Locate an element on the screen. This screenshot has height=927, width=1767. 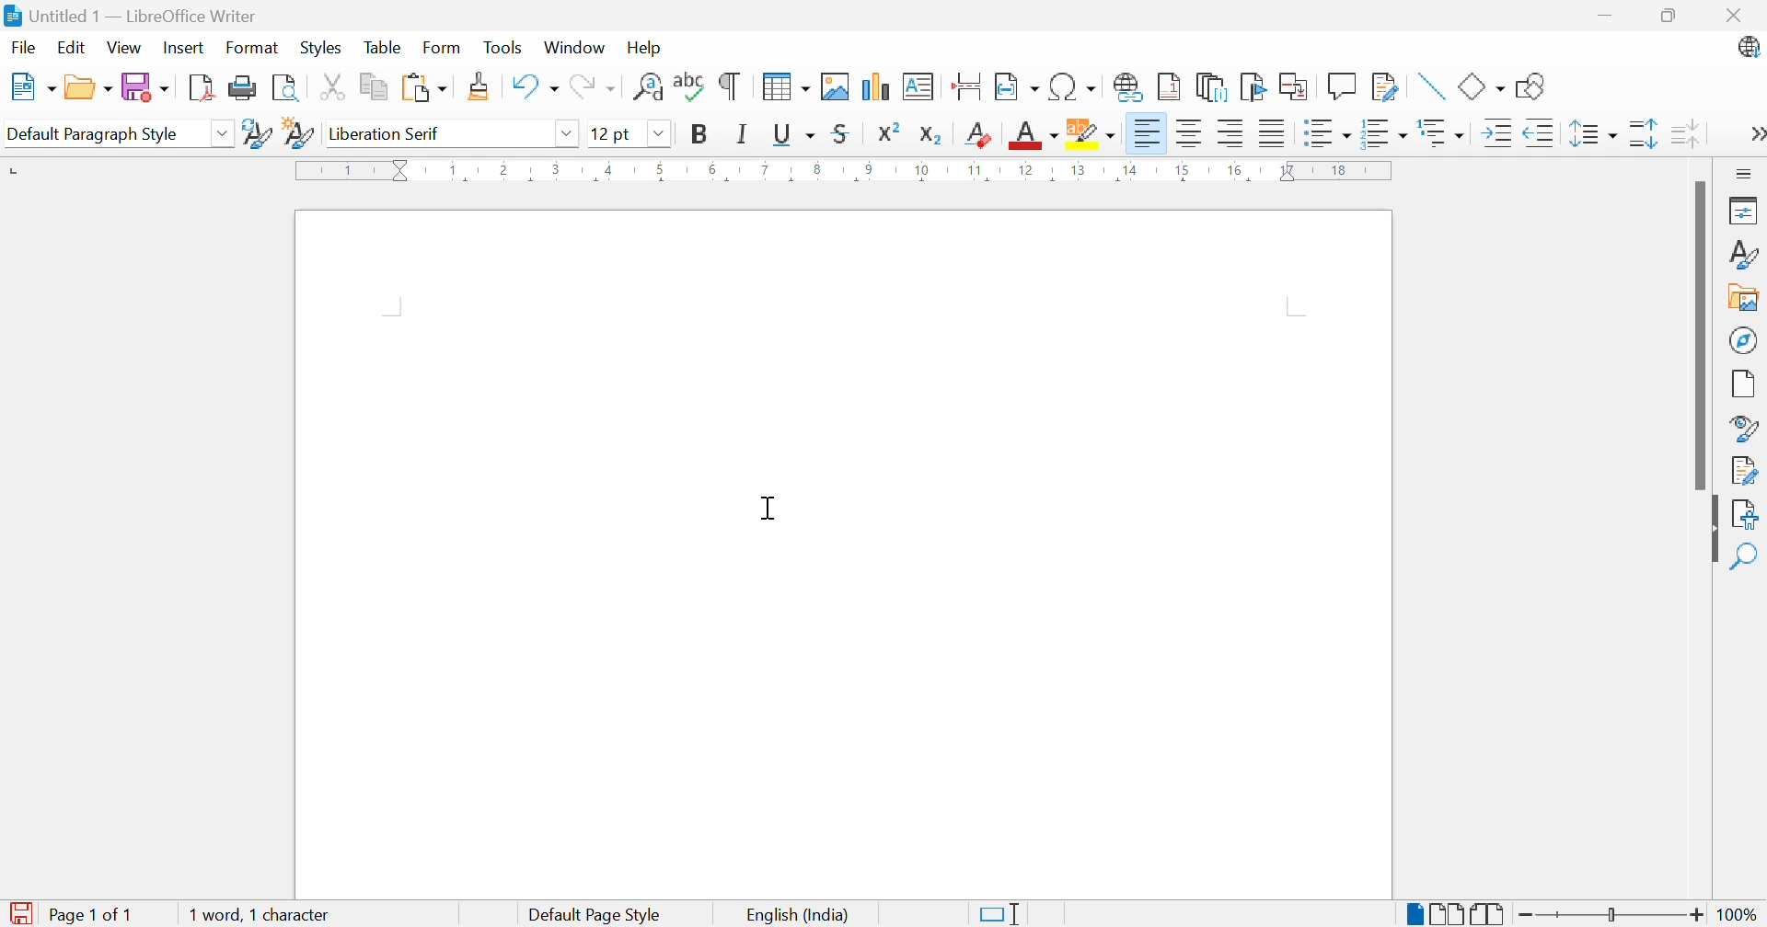
Find and replace is located at coordinates (649, 88).